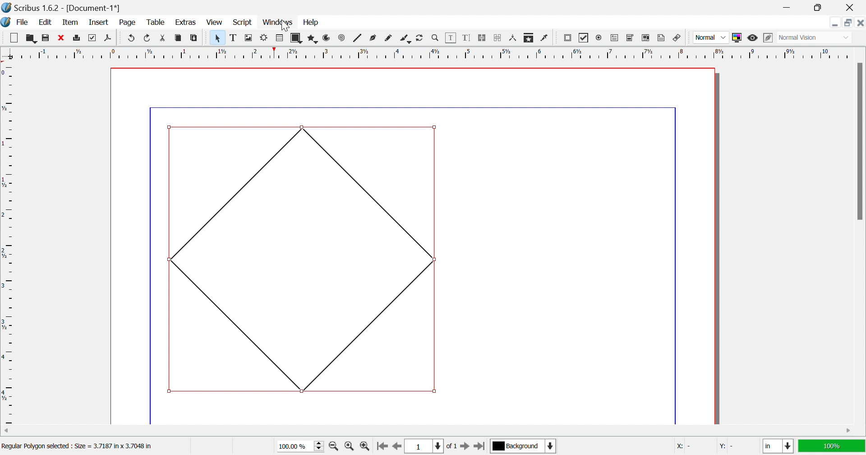 The image size is (866, 455). I want to click on File, so click(23, 23).